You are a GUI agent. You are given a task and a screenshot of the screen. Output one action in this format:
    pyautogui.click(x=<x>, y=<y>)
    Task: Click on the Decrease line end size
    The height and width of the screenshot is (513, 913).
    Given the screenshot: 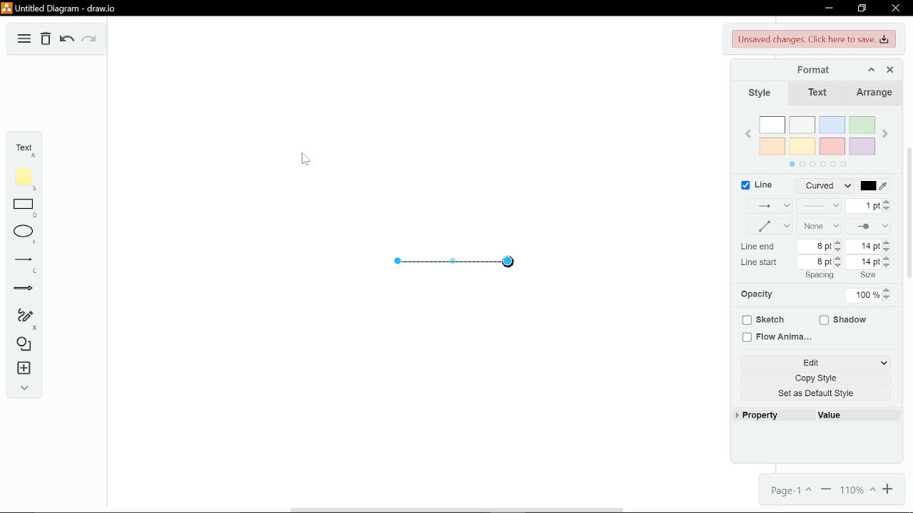 What is the action you would take?
    pyautogui.click(x=888, y=249)
    